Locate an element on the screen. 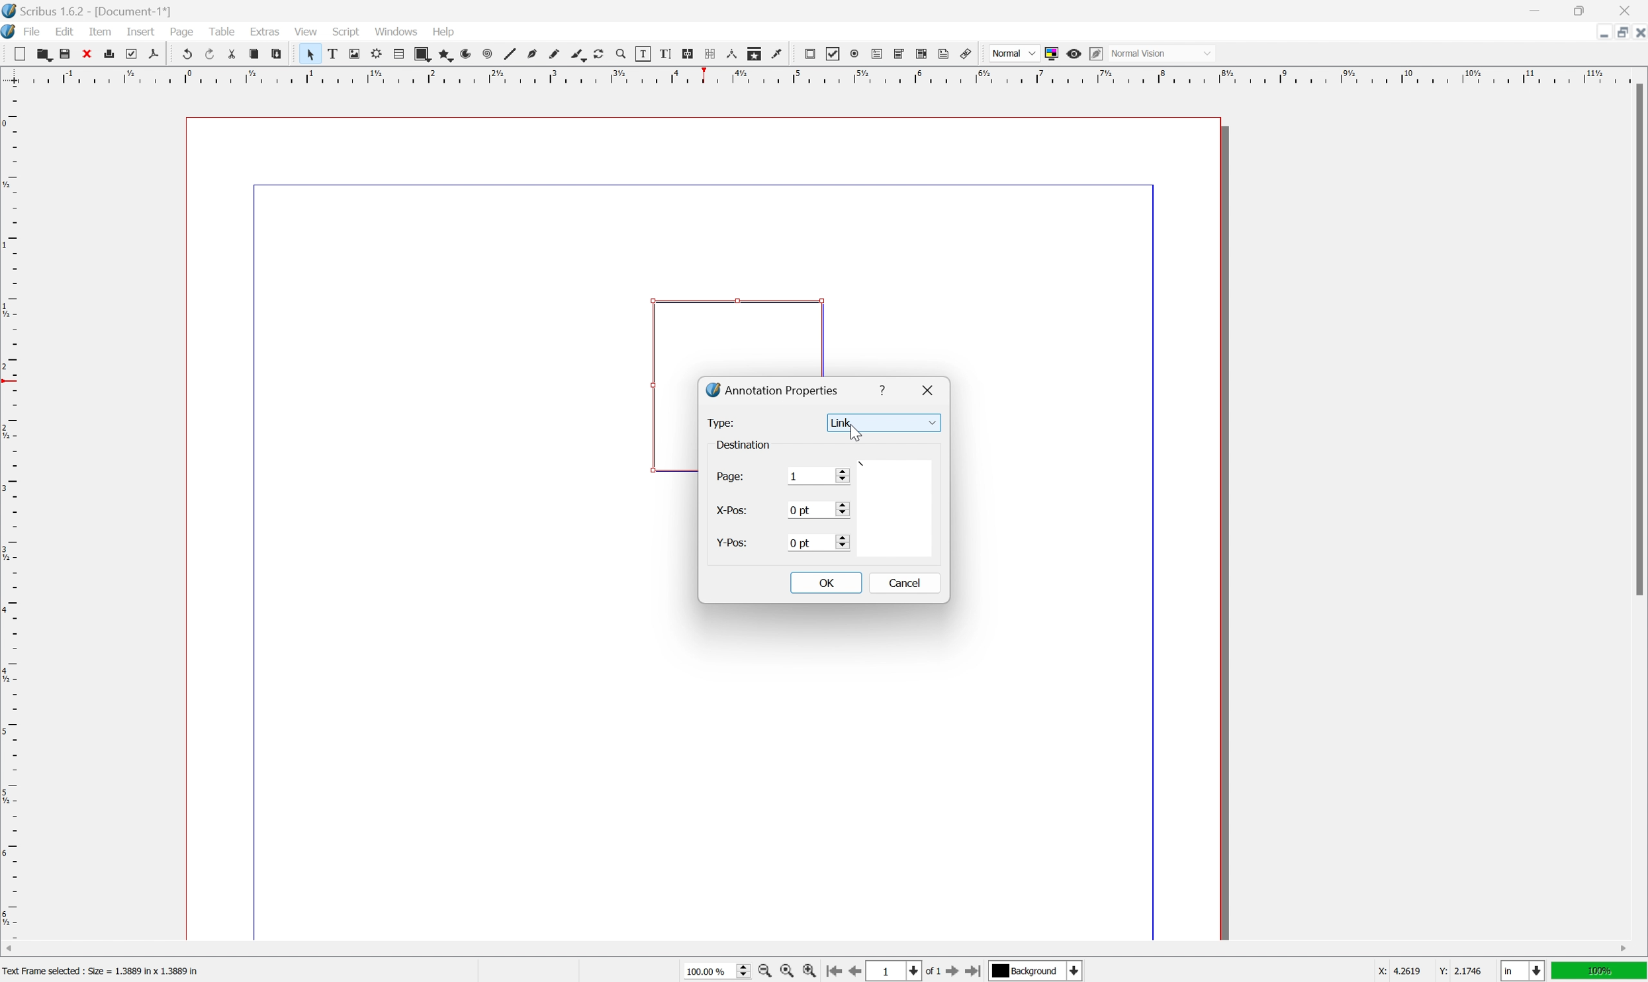 The image size is (1648, 982). go to first page is located at coordinates (833, 972).